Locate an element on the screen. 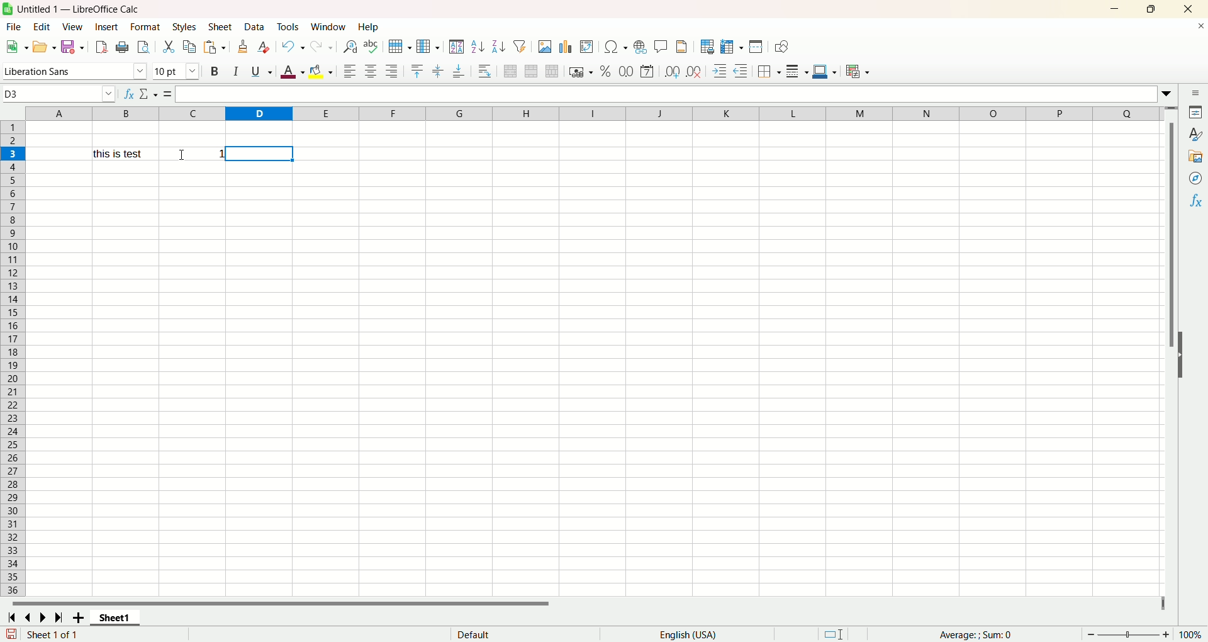 This screenshot has height=642, width=1208. bold  is located at coordinates (216, 70).